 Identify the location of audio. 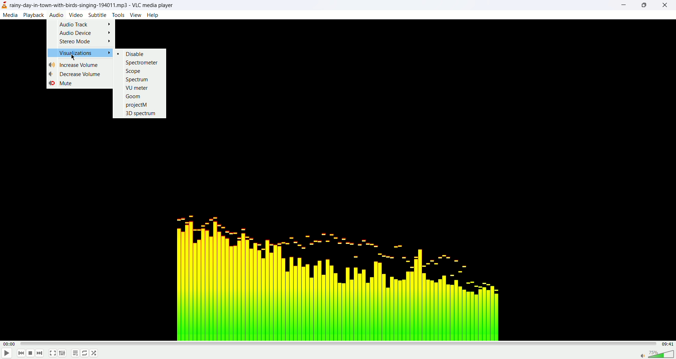
(57, 15).